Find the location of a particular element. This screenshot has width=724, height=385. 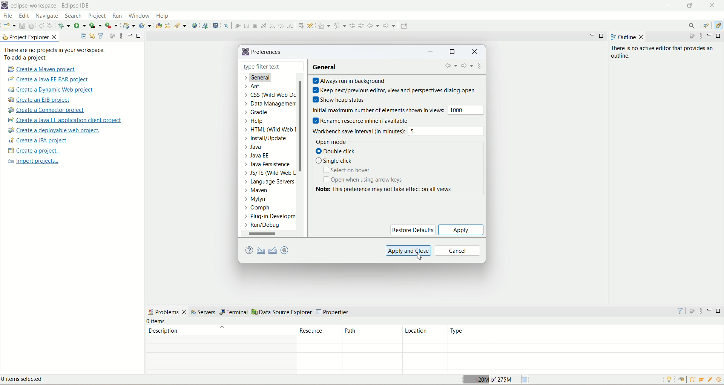

step return is located at coordinates (291, 26).